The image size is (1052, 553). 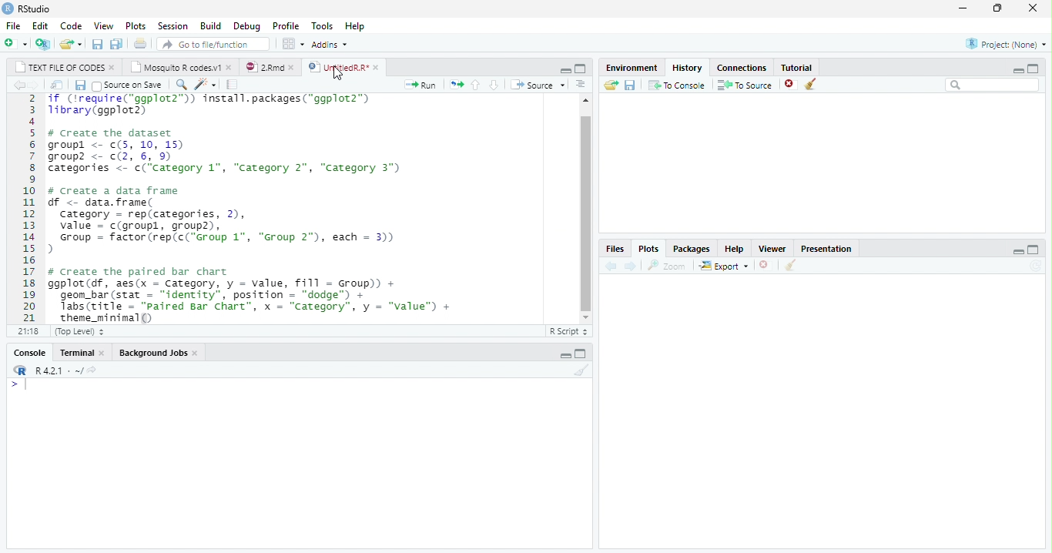 What do you see at coordinates (615, 248) in the screenshot?
I see `files` at bounding box center [615, 248].